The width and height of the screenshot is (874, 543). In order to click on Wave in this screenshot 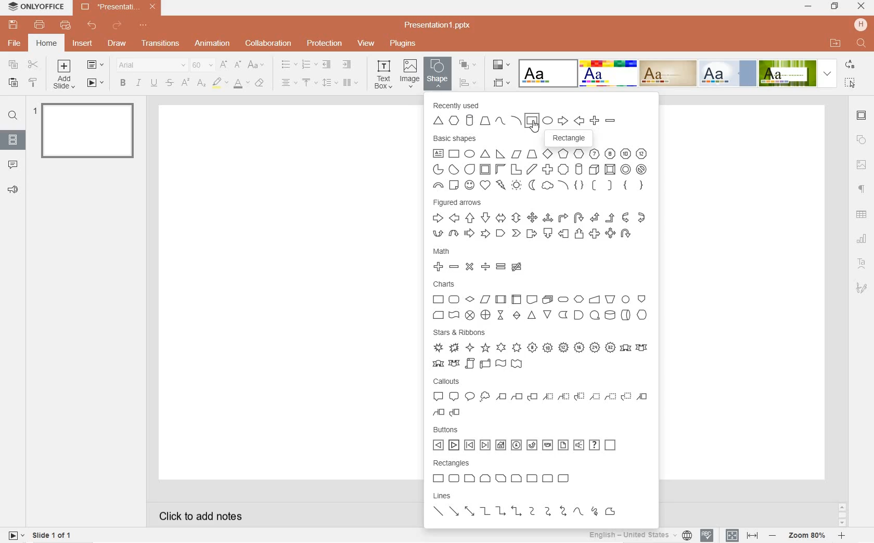, I will do `click(502, 364)`.